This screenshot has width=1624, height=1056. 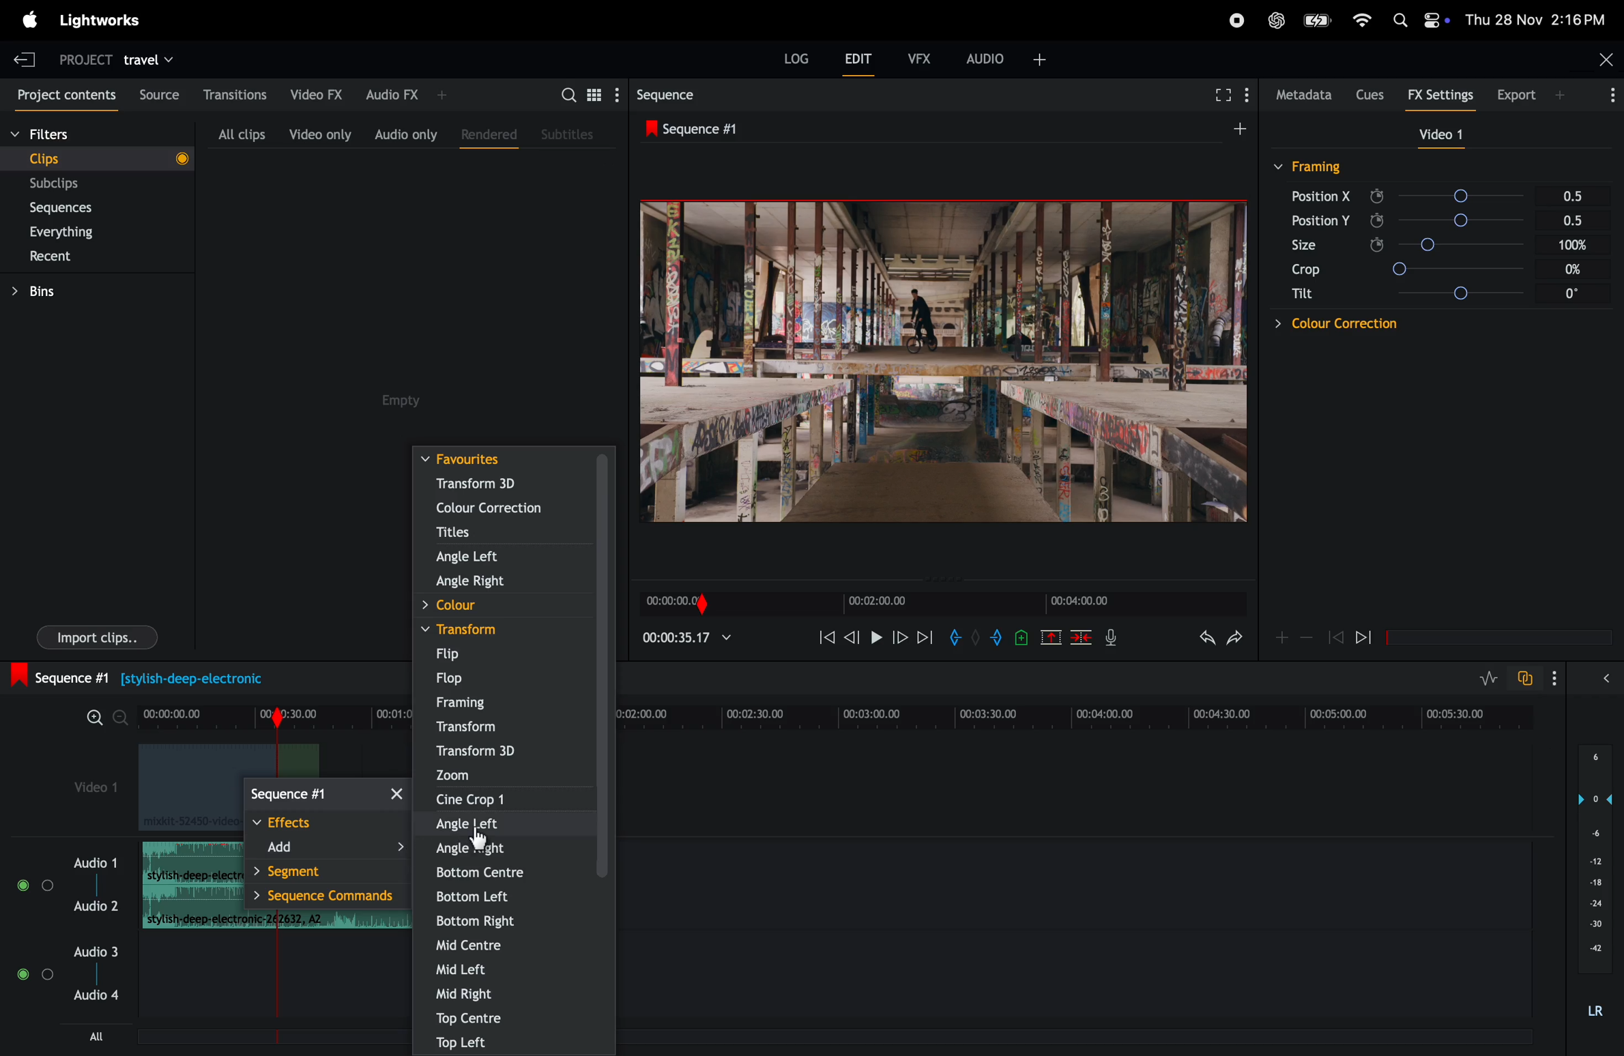 What do you see at coordinates (509, 704) in the screenshot?
I see `framing` at bounding box center [509, 704].